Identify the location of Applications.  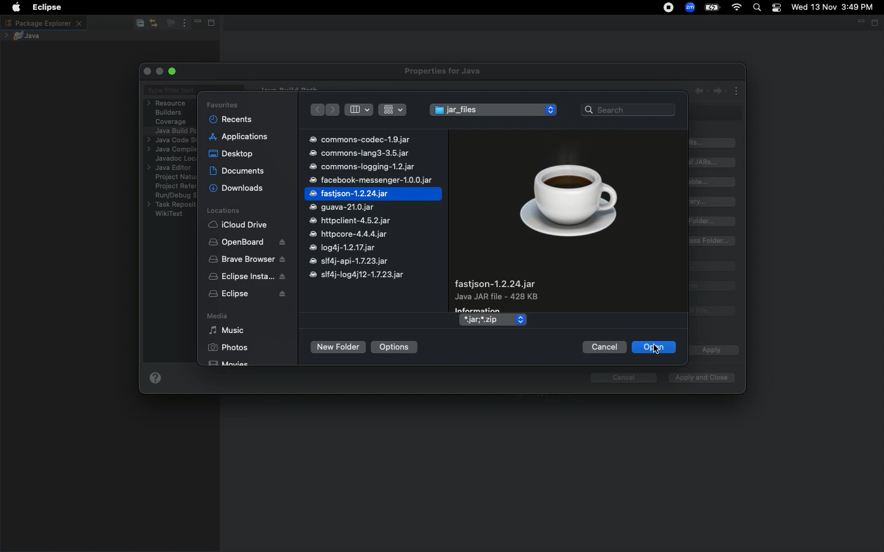
(239, 137).